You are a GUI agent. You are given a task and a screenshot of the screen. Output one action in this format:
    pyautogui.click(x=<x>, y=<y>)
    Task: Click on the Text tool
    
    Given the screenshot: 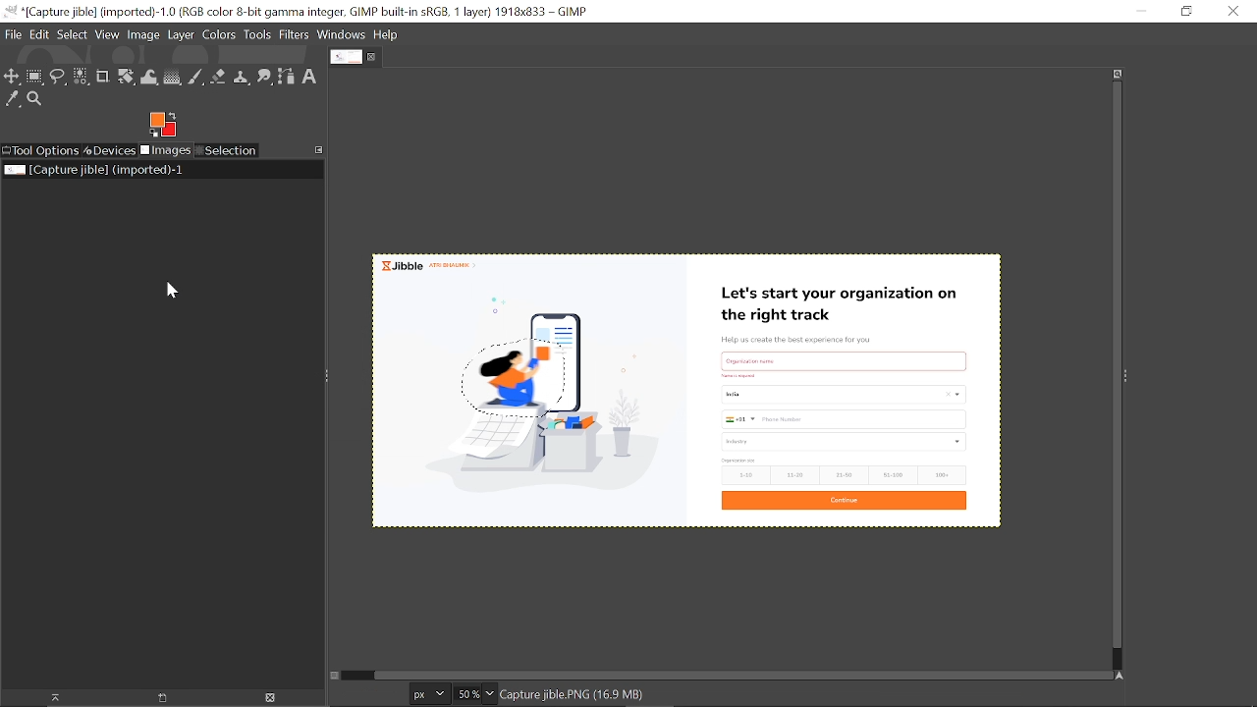 What is the action you would take?
    pyautogui.click(x=310, y=77)
    